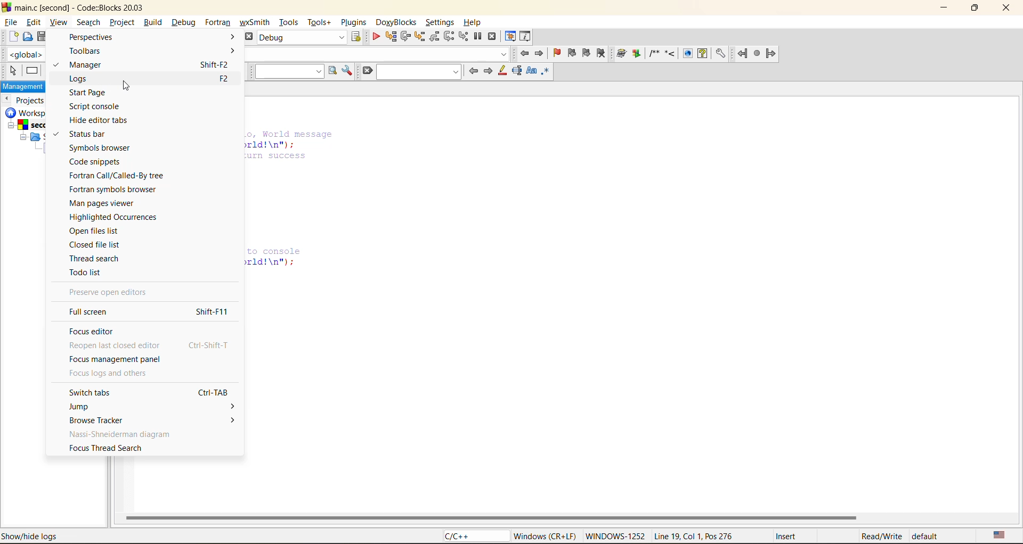  I want to click on closed file list, so click(97, 245).